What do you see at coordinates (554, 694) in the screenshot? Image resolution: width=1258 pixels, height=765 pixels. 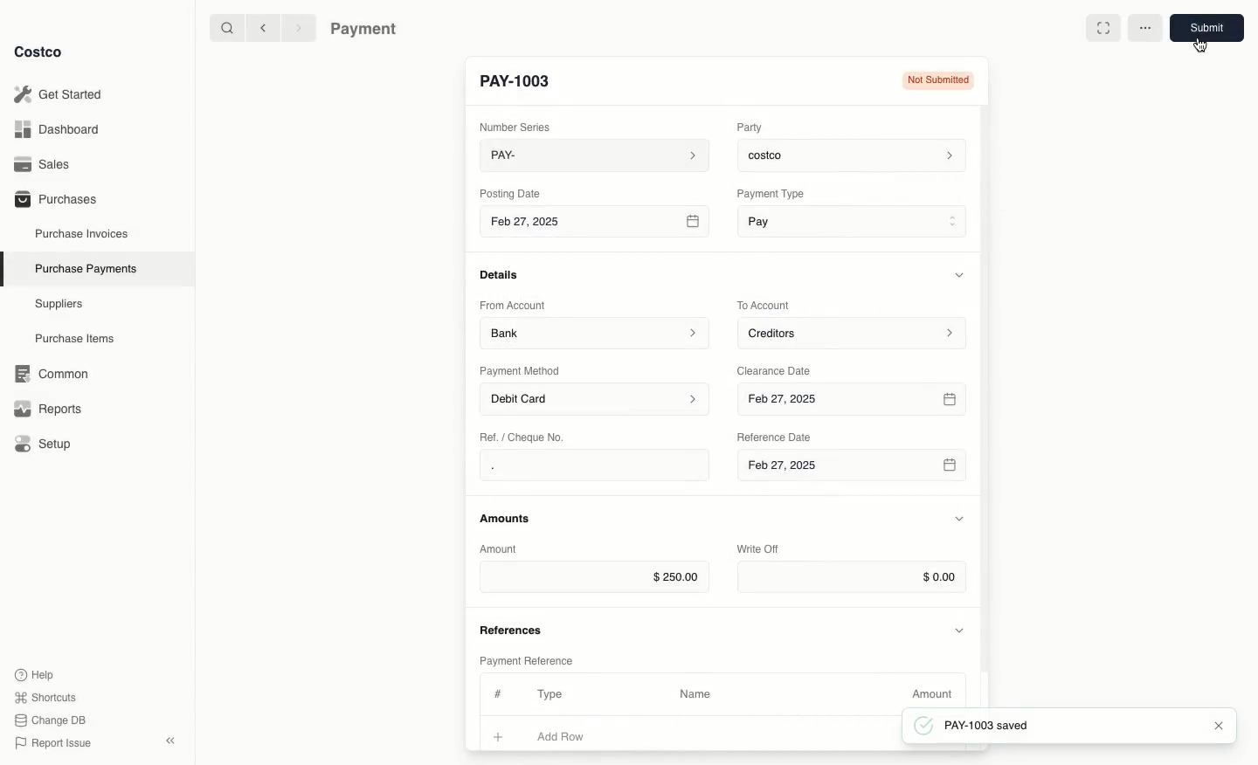 I see `Type` at bounding box center [554, 694].